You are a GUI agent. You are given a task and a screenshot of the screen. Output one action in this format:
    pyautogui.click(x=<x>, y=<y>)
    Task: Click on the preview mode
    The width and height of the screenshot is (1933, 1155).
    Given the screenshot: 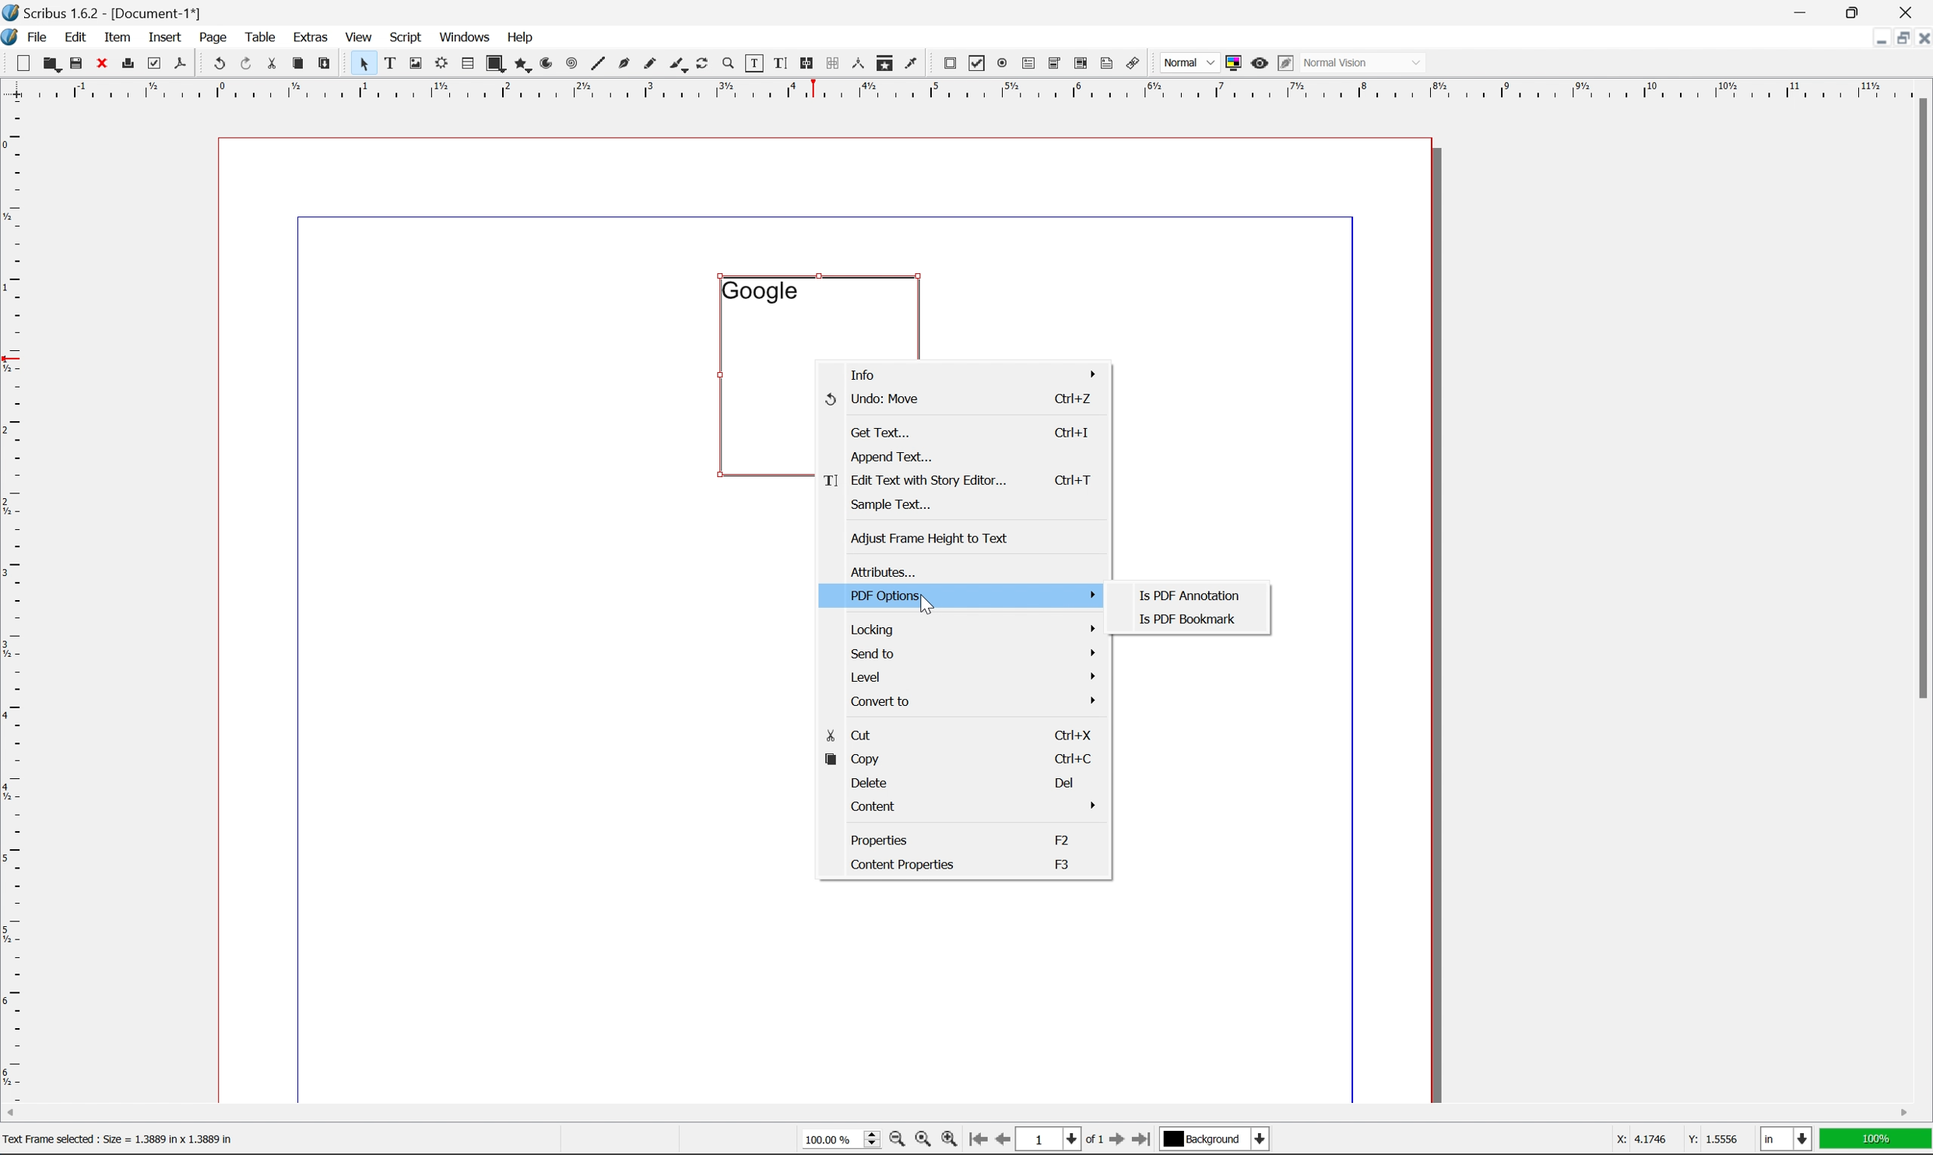 What is the action you would take?
    pyautogui.click(x=1257, y=62)
    